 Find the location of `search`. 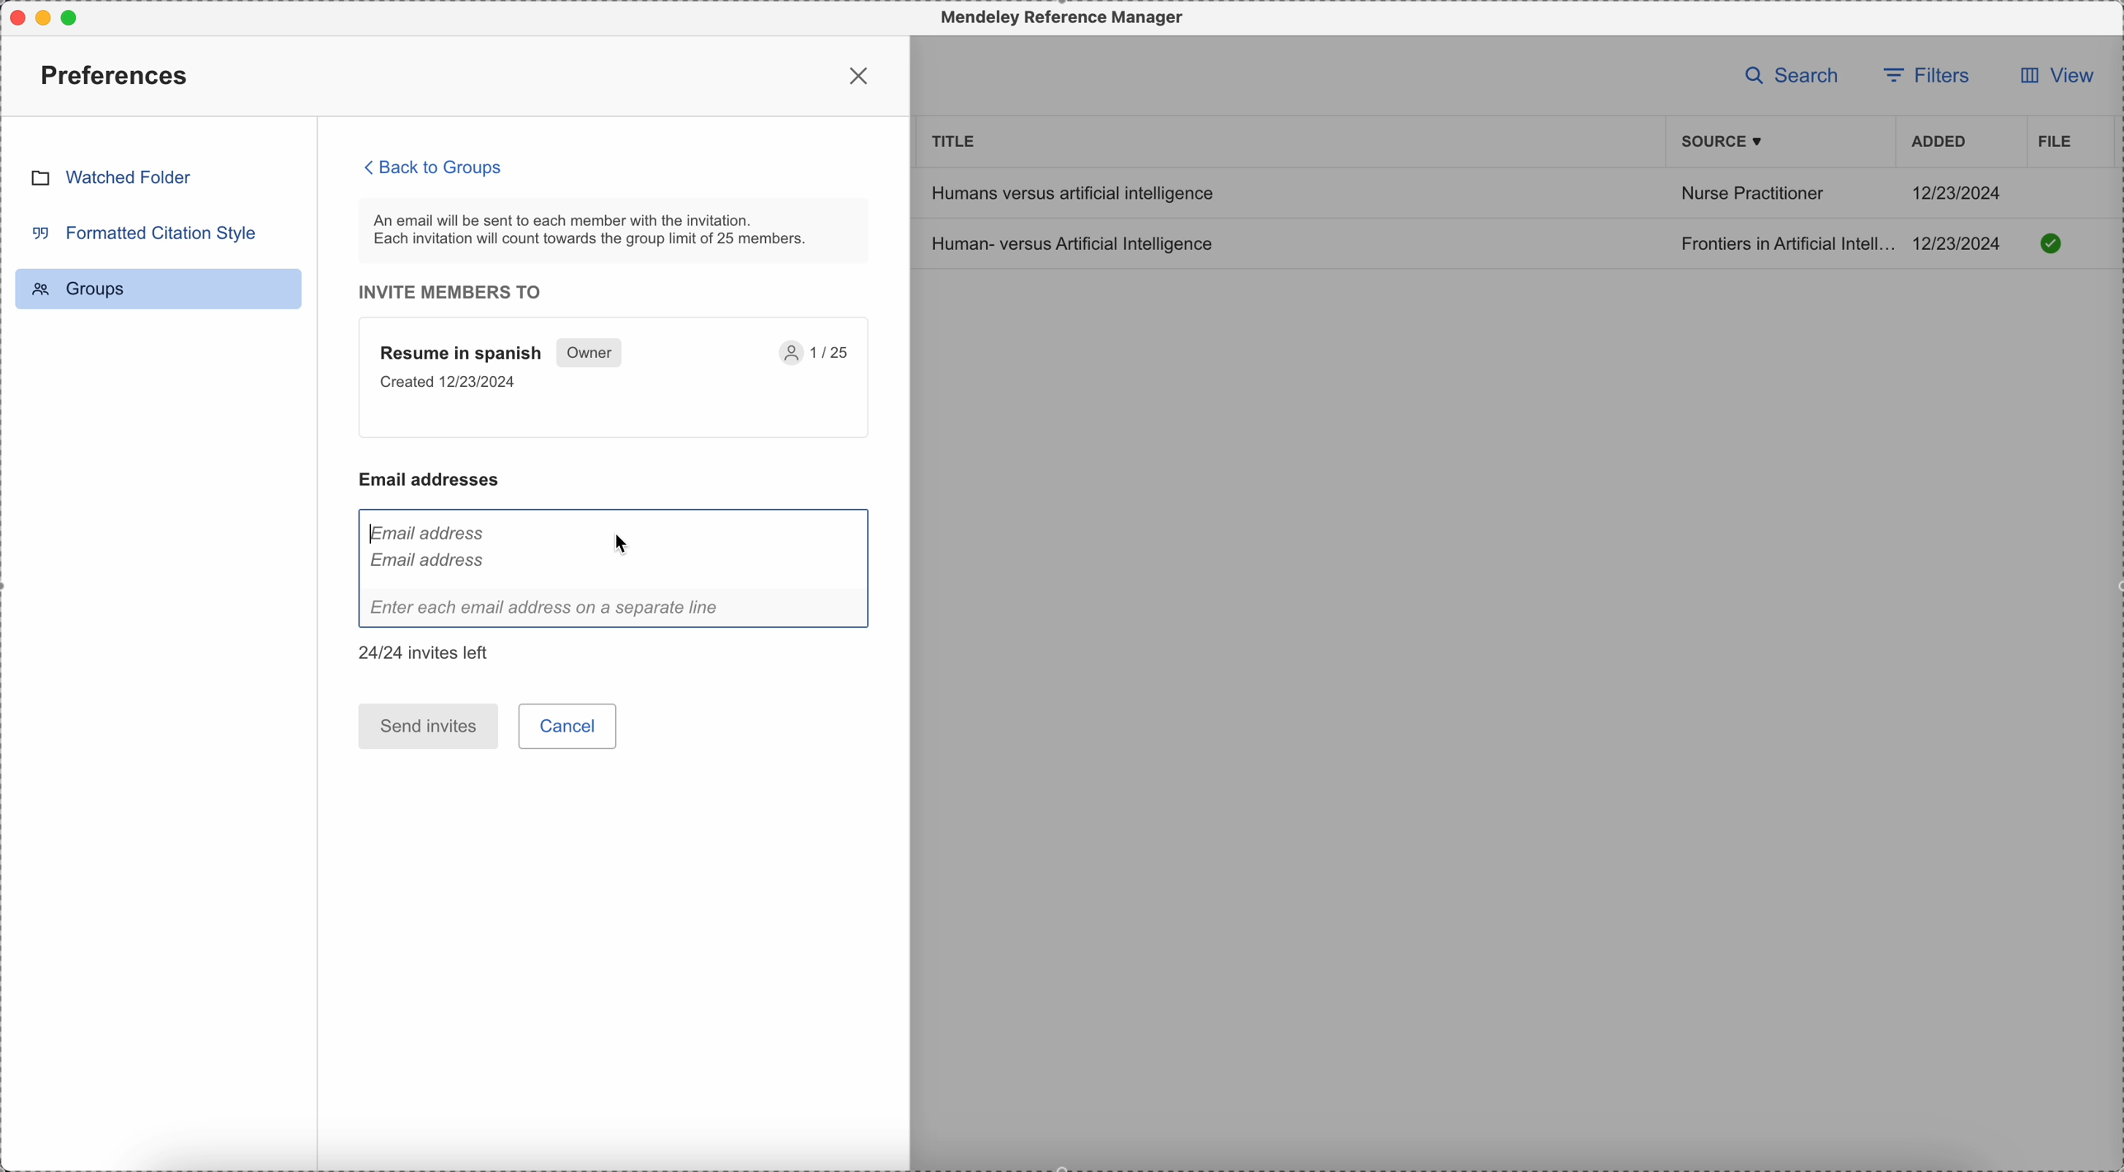

search is located at coordinates (1793, 74).